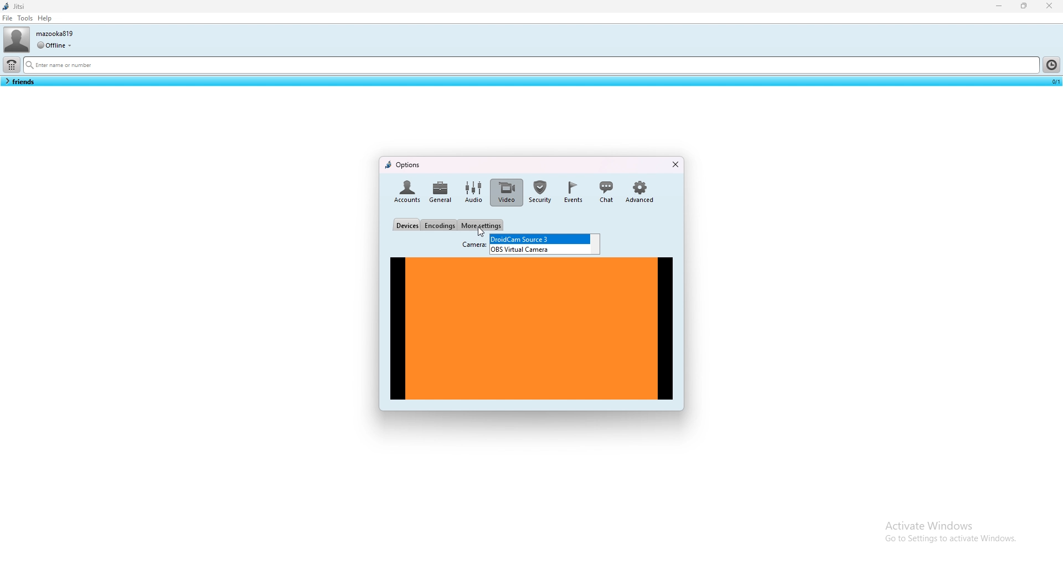  I want to click on user photo, so click(16, 39).